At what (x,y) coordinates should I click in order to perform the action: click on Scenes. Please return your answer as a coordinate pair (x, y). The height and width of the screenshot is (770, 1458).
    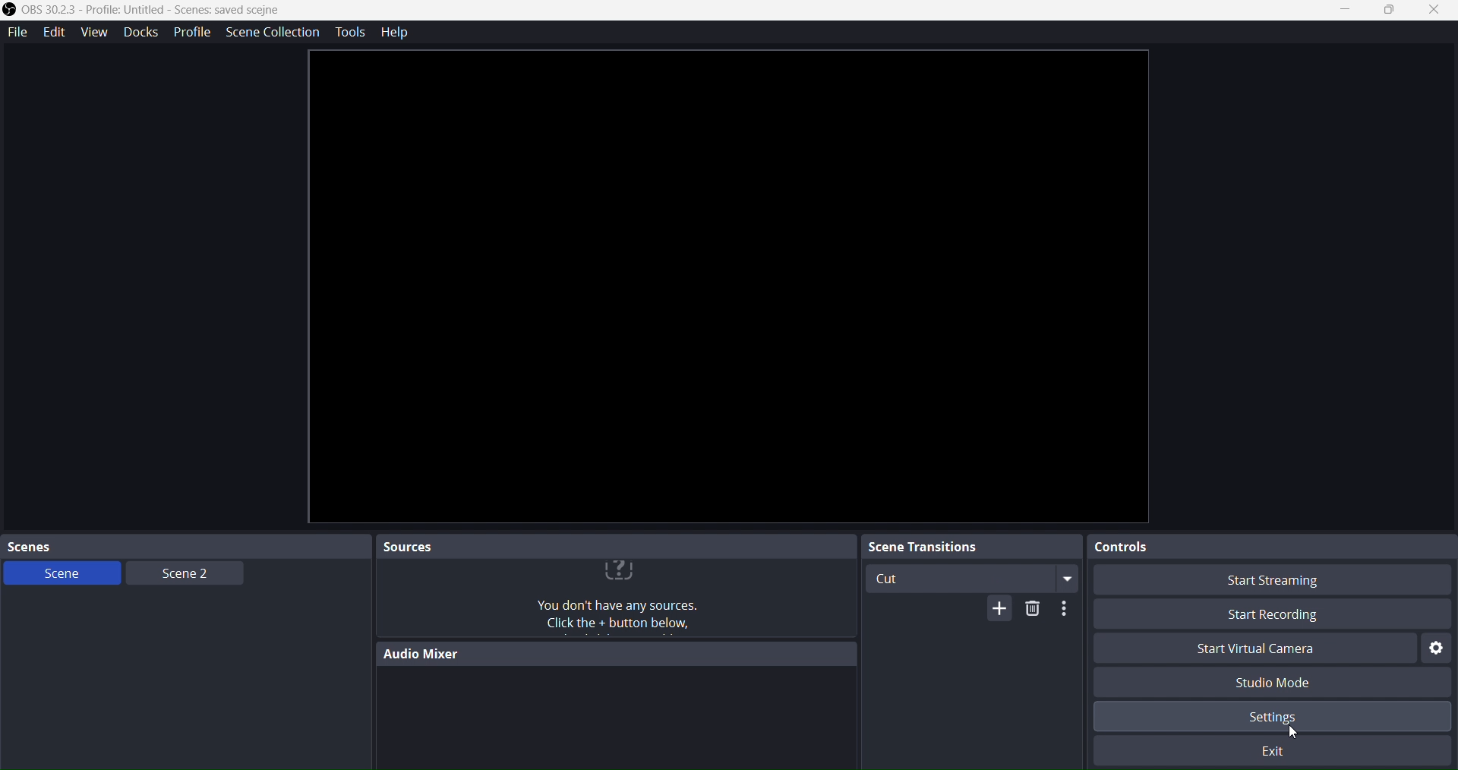
    Looking at the image, I should click on (167, 545).